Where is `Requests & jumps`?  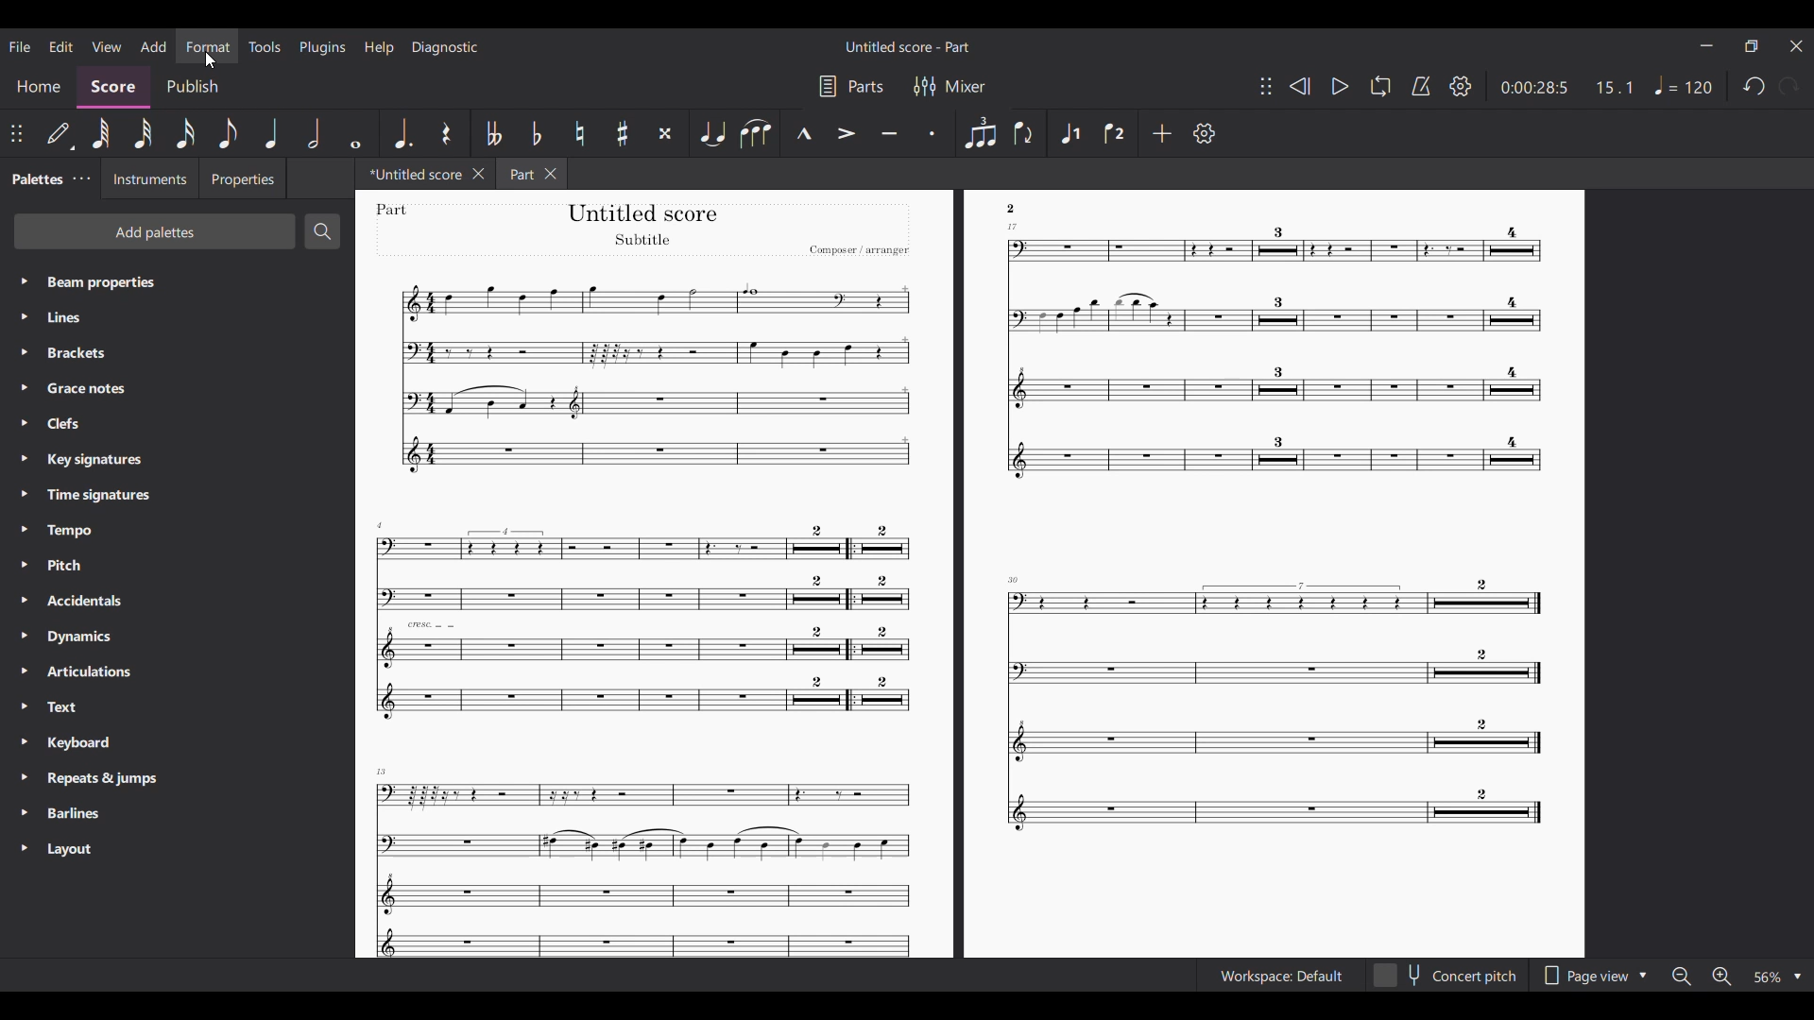
Requests & jumps is located at coordinates (87, 778).